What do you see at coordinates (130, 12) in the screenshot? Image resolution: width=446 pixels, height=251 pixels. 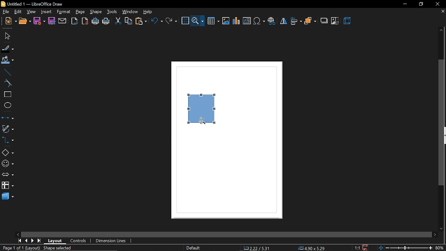 I see `window` at bounding box center [130, 12].